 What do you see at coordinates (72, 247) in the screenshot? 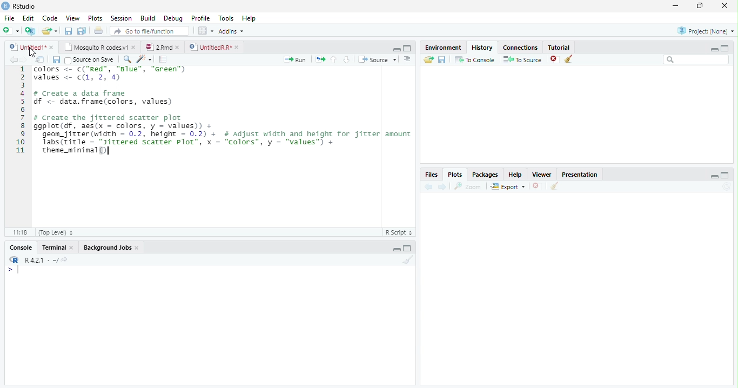
I see `close` at bounding box center [72, 247].